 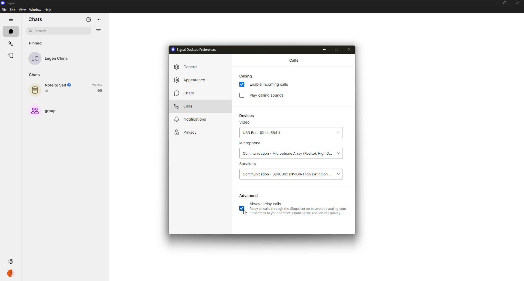 I want to click on enable incoming calls, so click(x=270, y=84).